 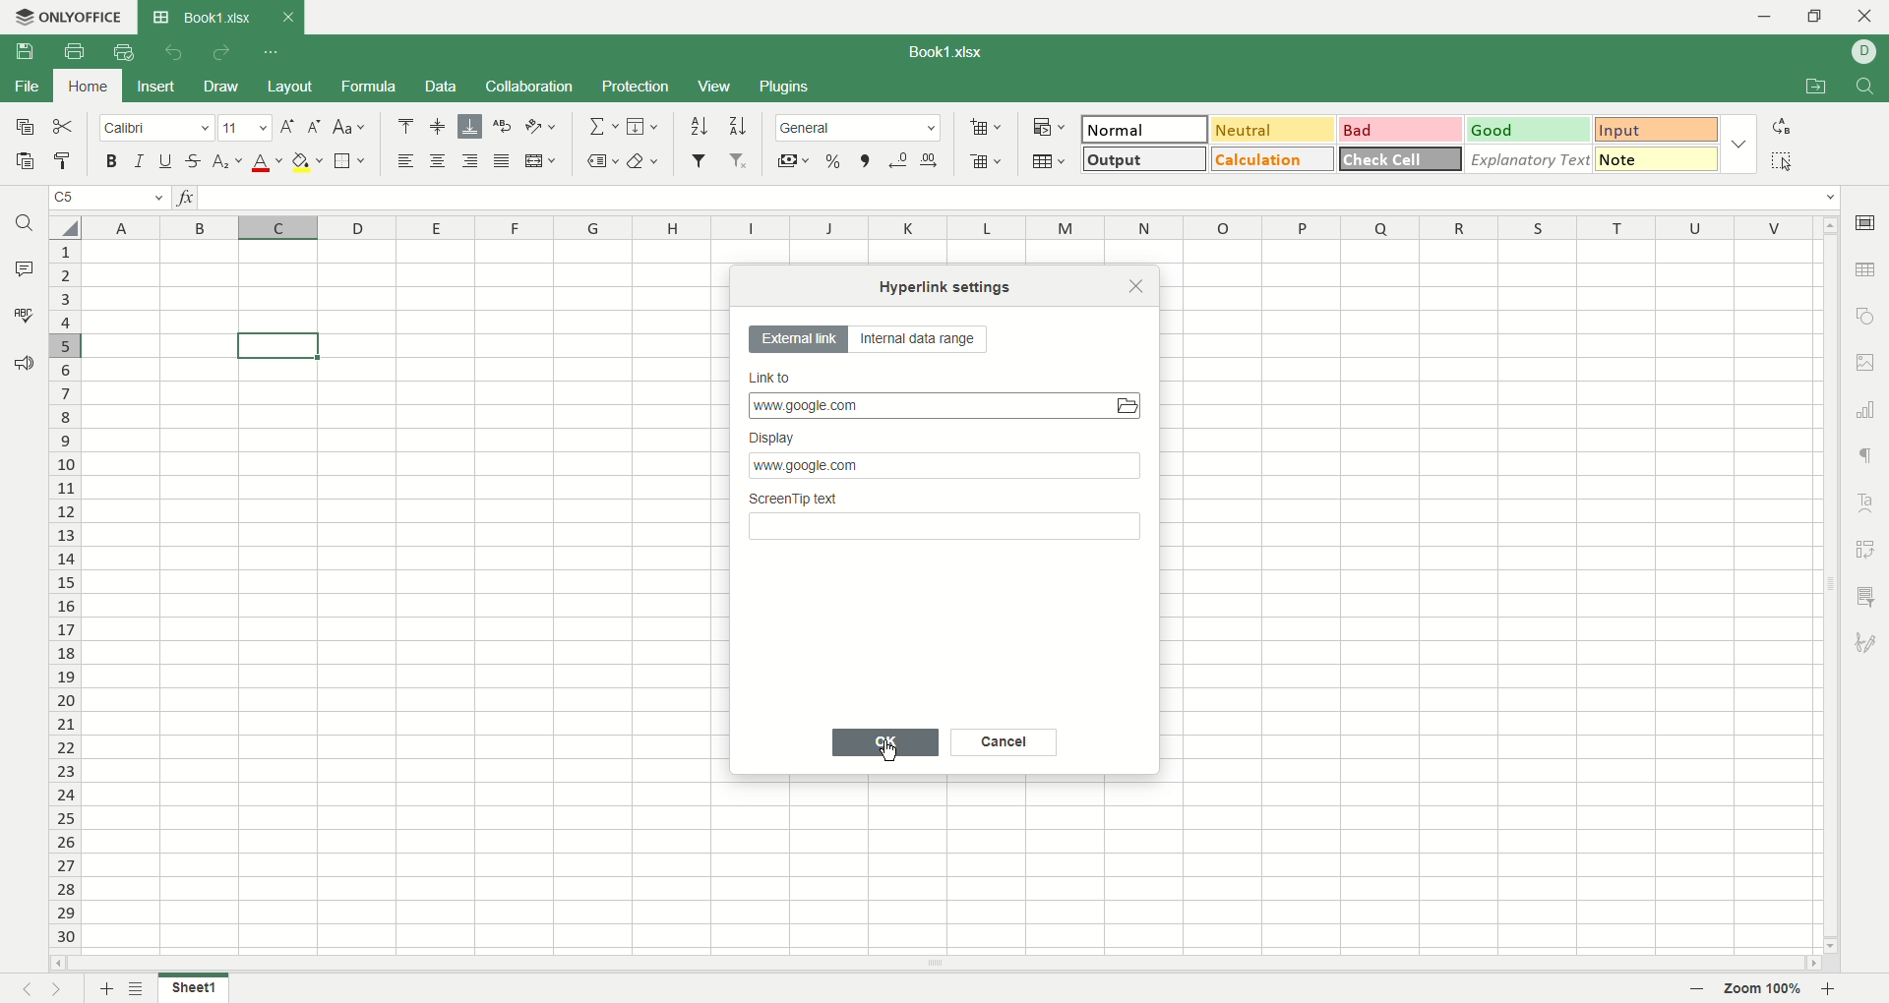 What do you see at coordinates (1825, 588) in the screenshot?
I see `vertical scroll bar` at bounding box center [1825, 588].